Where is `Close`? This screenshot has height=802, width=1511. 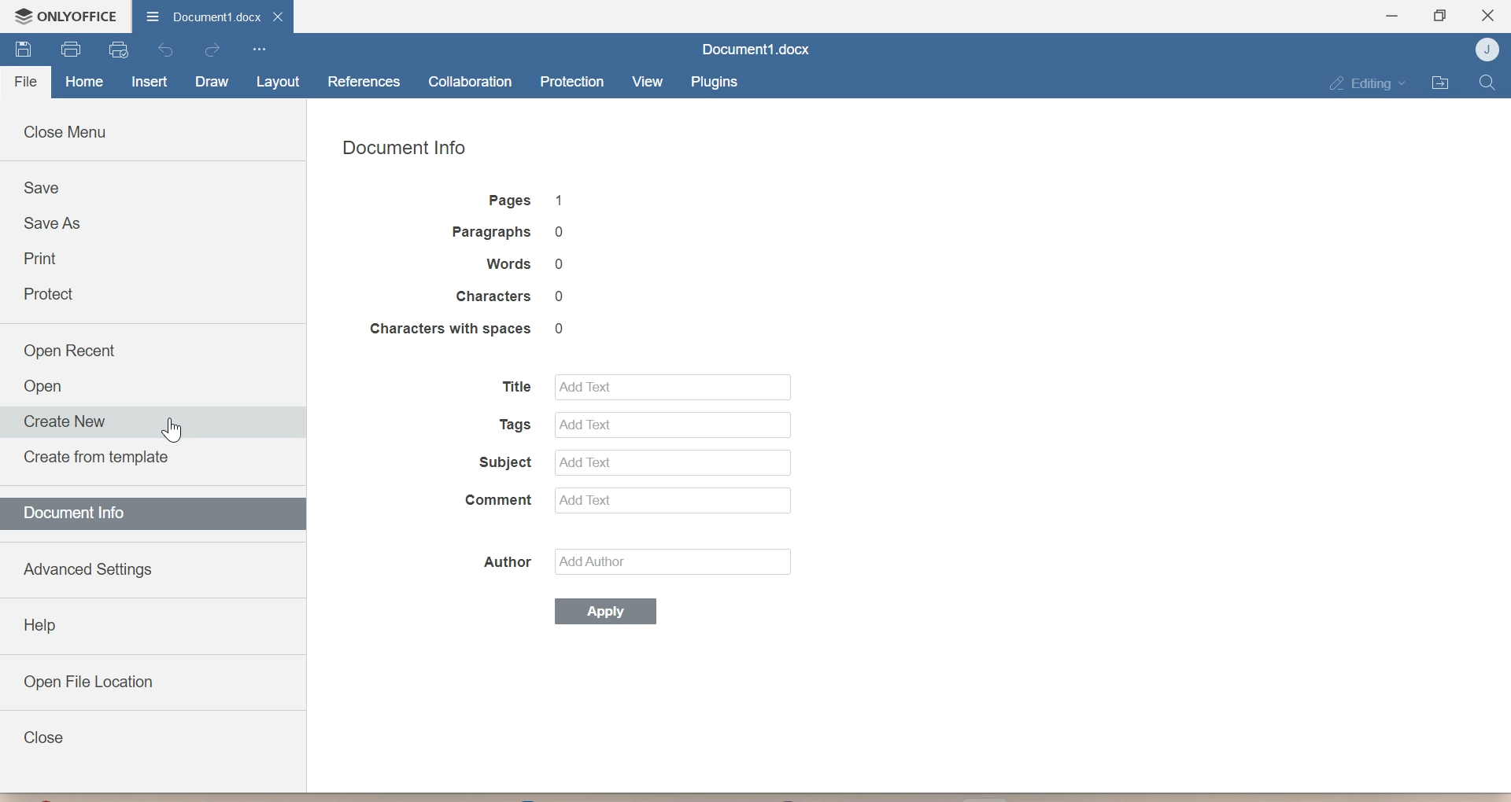 Close is located at coordinates (1487, 13).